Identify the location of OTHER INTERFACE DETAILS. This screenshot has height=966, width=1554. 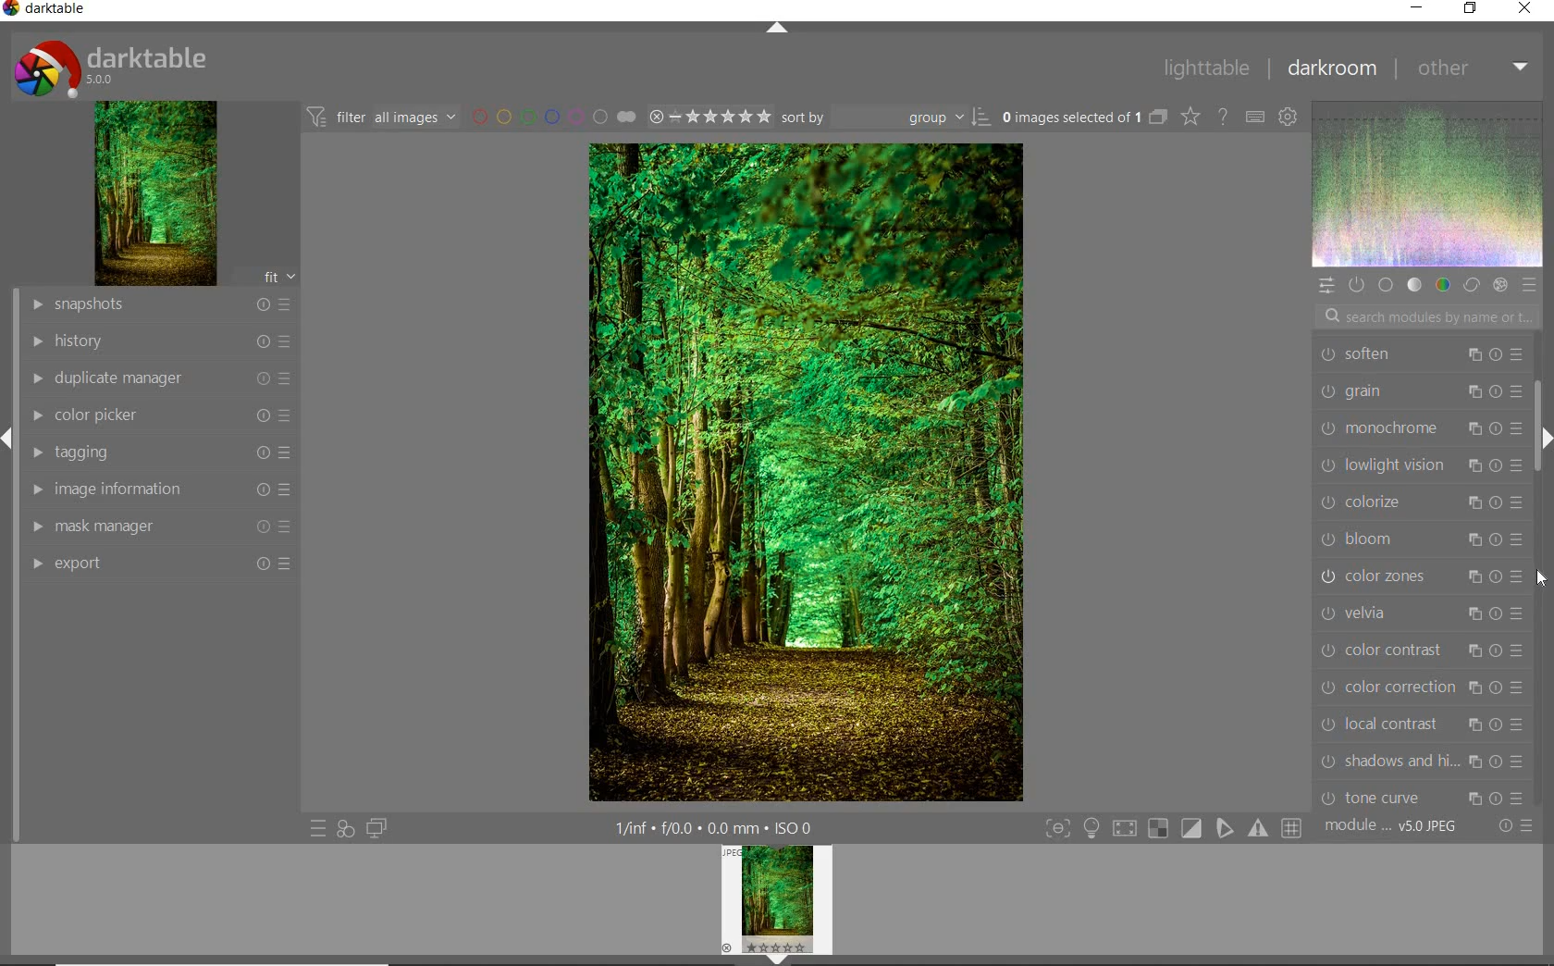
(713, 827).